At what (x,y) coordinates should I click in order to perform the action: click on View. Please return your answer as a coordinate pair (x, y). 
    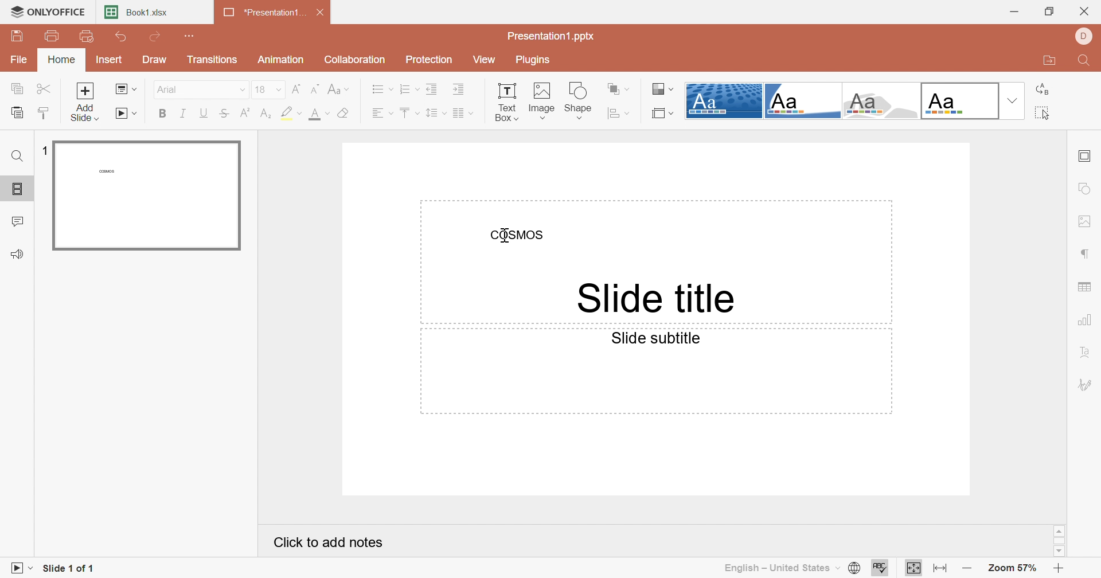
    Looking at the image, I should click on (482, 58).